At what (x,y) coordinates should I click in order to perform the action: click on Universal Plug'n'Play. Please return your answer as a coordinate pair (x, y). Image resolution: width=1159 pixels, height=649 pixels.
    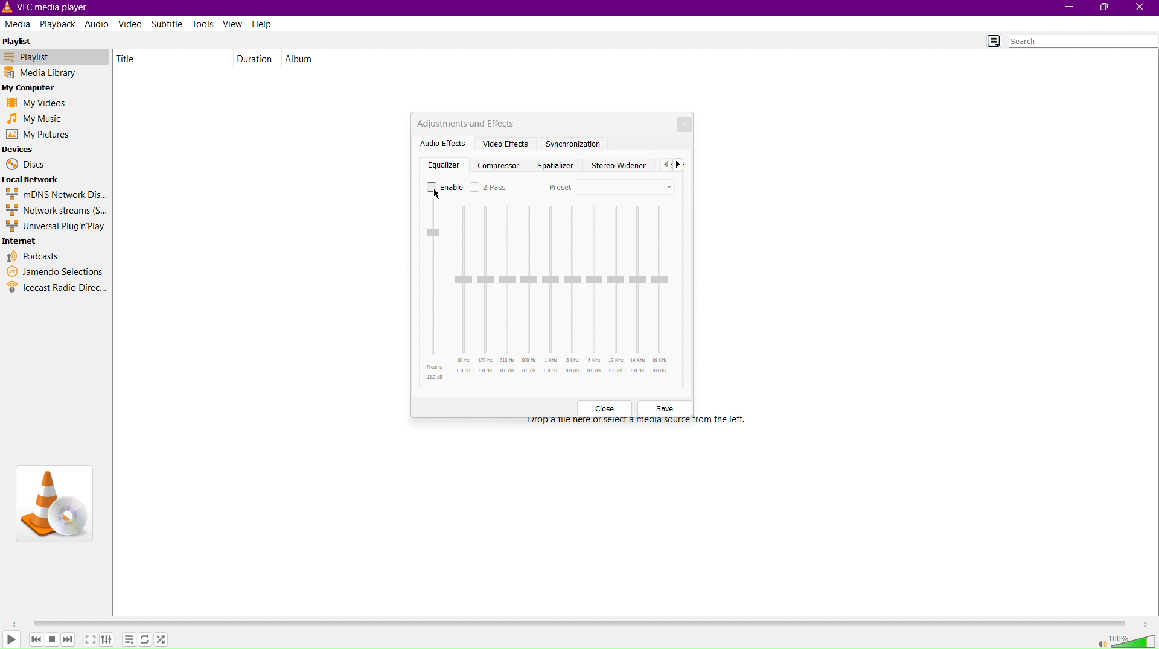
    Looking at the image, I should click on (56, 227).